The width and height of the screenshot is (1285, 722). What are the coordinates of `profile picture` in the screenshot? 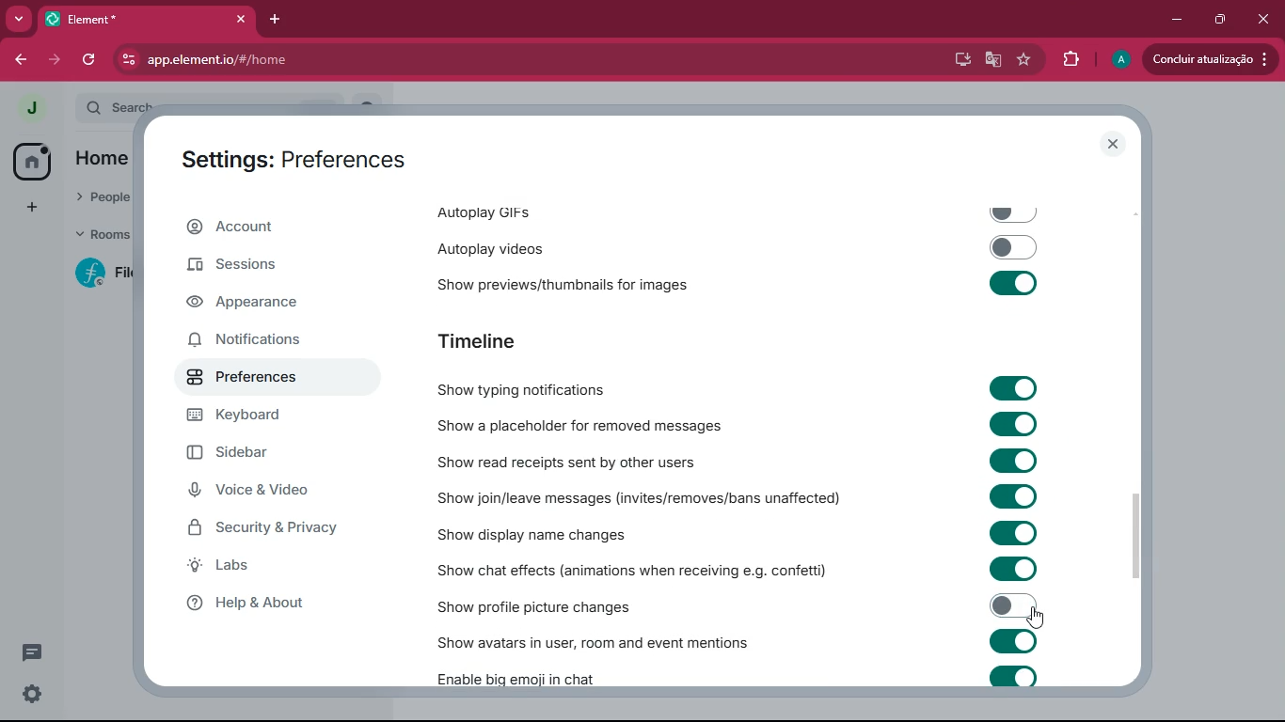 It's located at (1119, 60).